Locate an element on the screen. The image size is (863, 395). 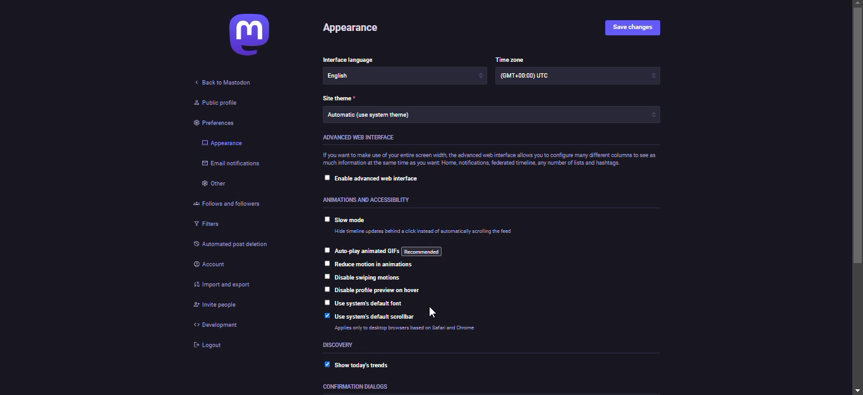
cursor is located at coordinates (434, 310).